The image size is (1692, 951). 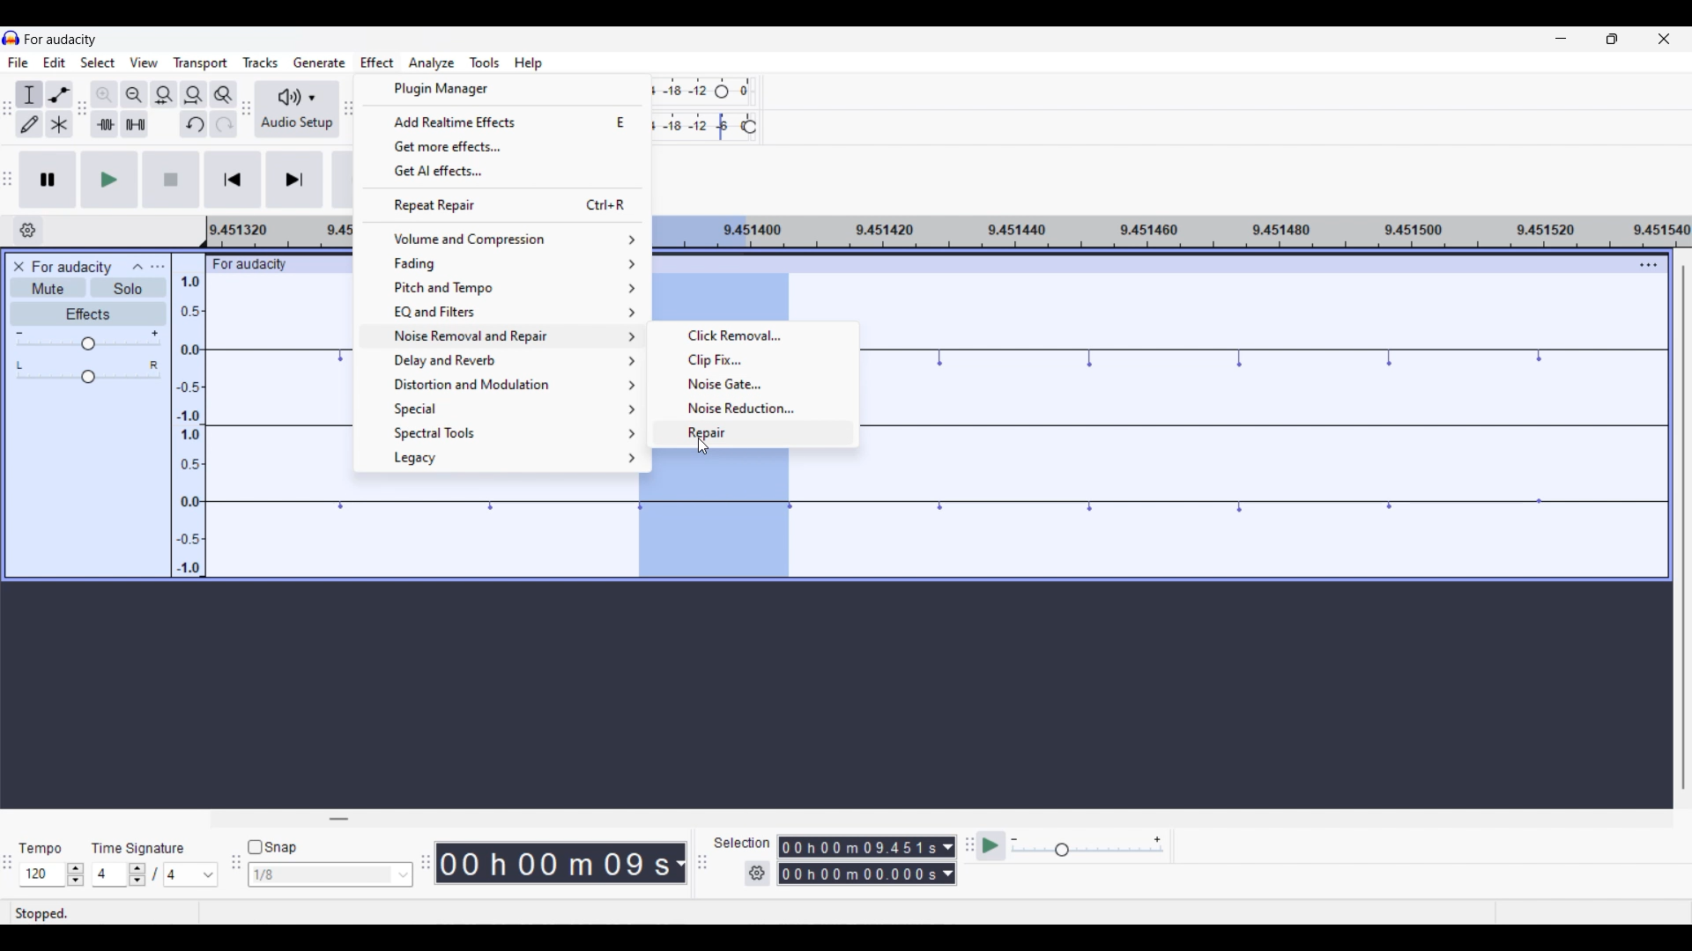 I want to click on Draw tool, so click(x=30, y=124).